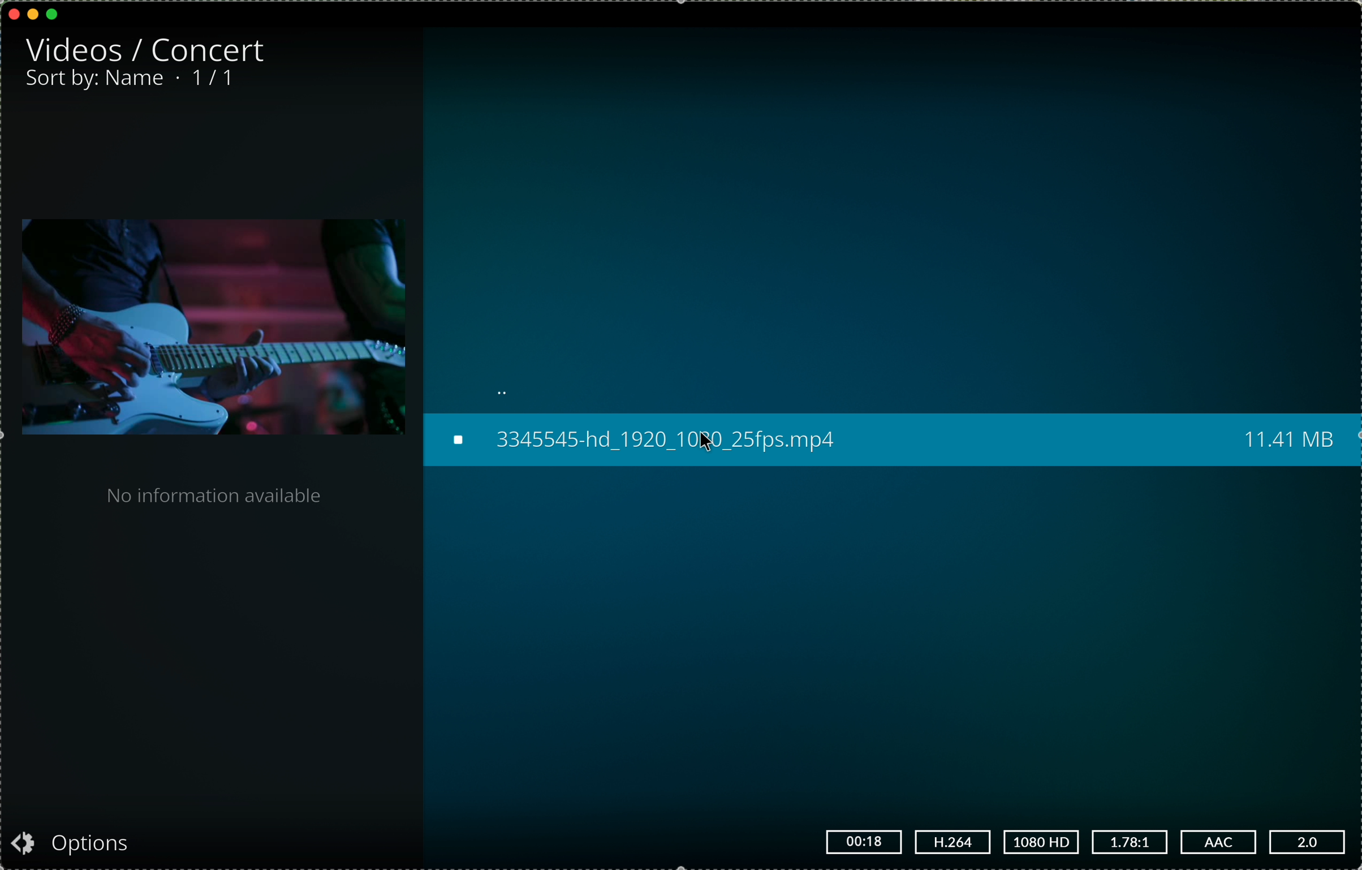 Image resolution: width=1362 pixels, height=870 pixels. What do you see at coordinates (709, 443) in the screenshot?
I see `cursor` at bounding box center [709, 443].